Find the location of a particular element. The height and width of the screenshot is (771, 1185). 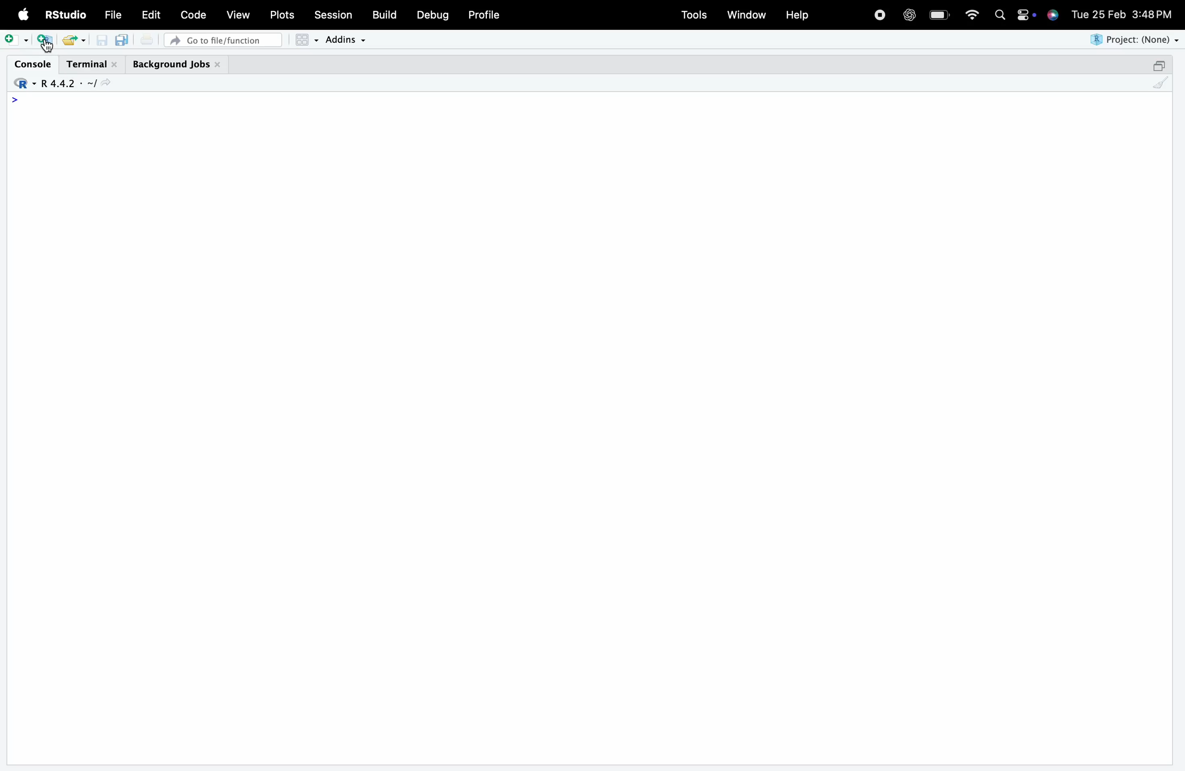

Tue 25 Feb is located at coordinates (1098, 13).